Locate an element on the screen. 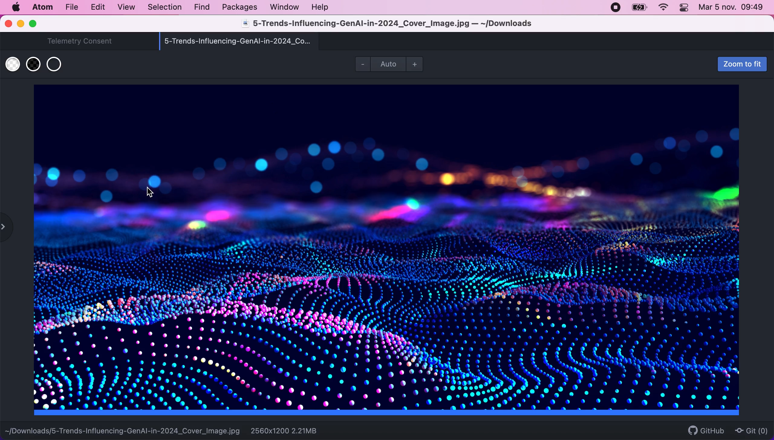  wifi is located at coordinates (664, 8).